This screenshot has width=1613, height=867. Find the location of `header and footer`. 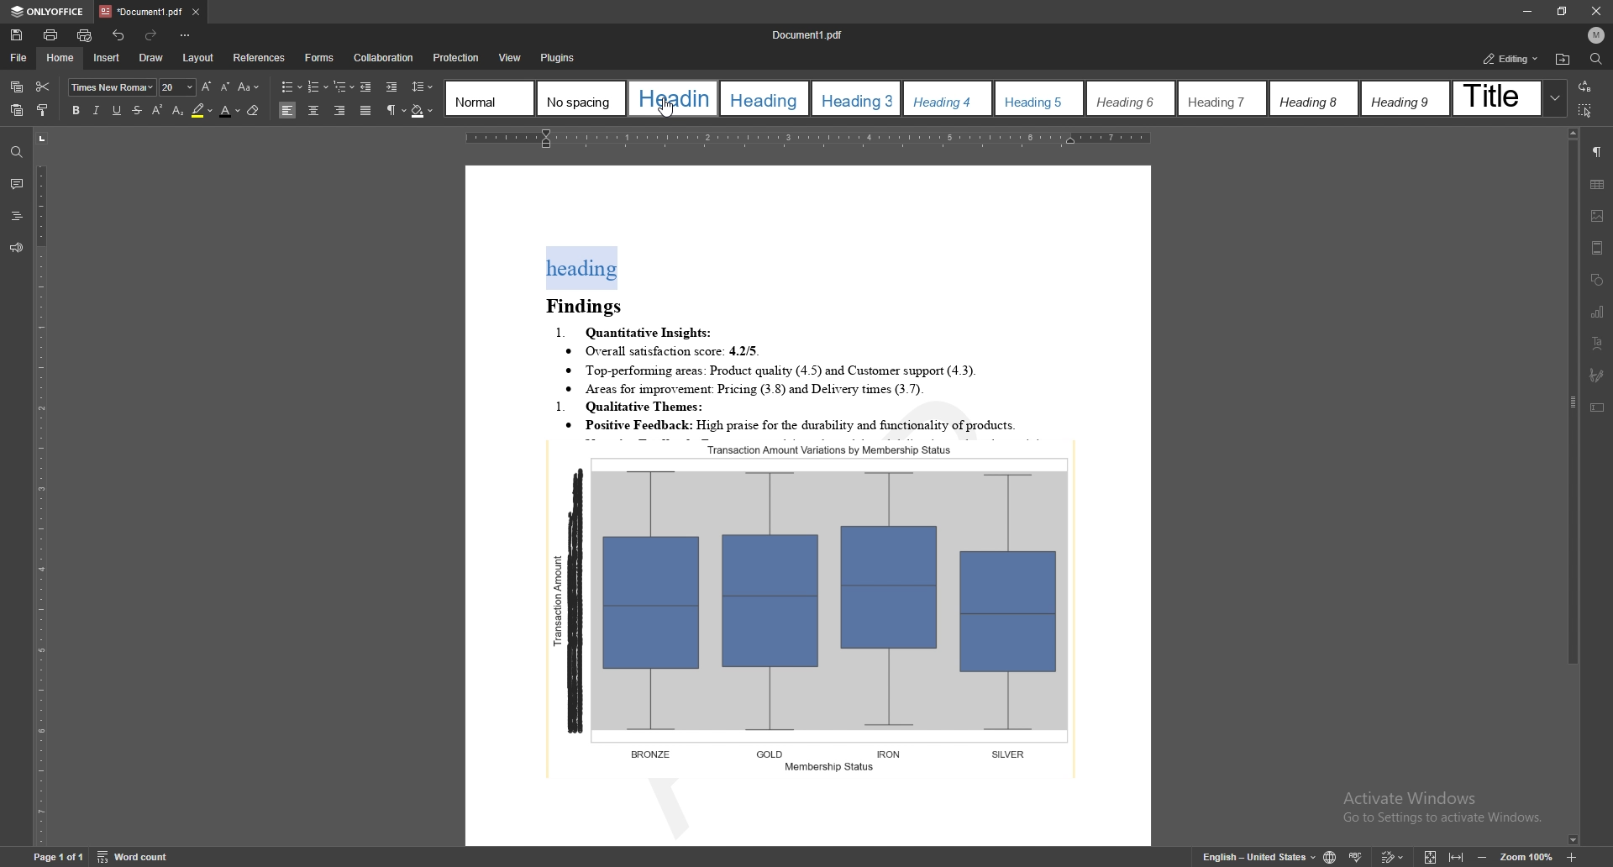

header and footer is located at coordinates (1597, 248).